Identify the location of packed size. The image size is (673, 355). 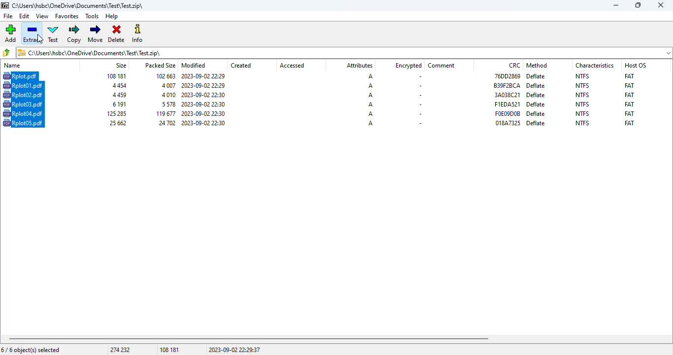
(168, 85).